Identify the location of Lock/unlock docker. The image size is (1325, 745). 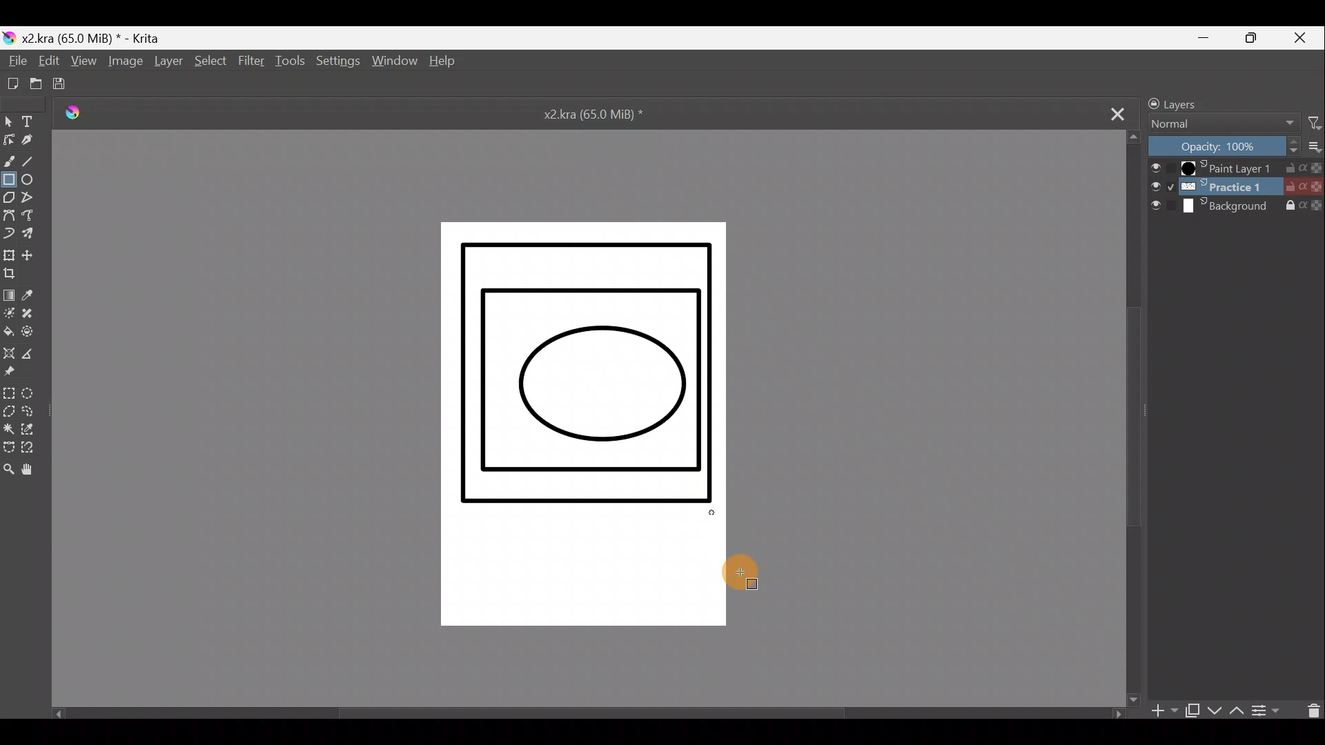
(1148, 101).